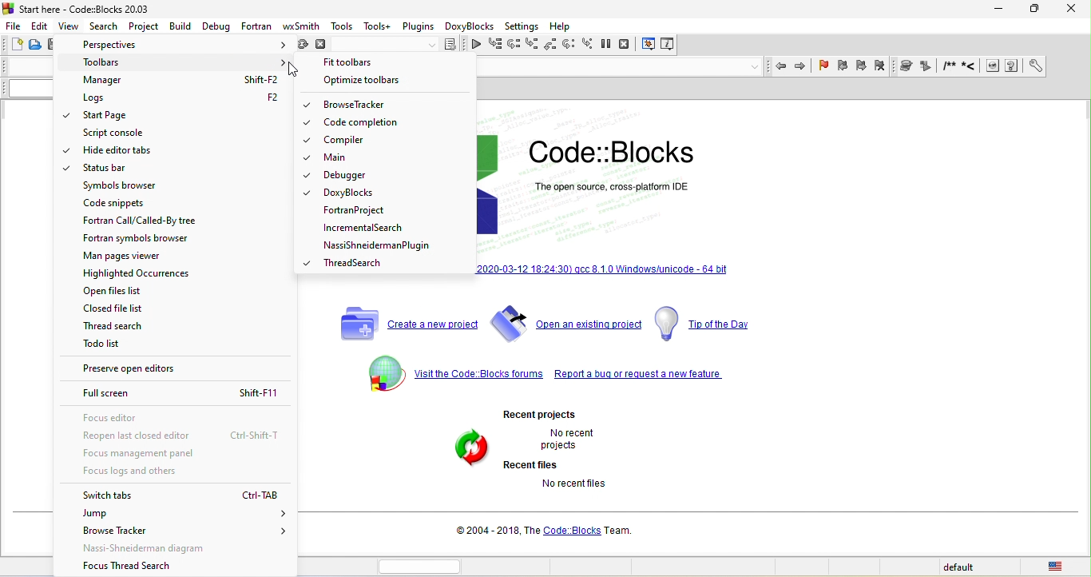  What do you see at coordinates (705, 323) in the screenshot?
I see `tip of the day` at bounding box center [705, 323].